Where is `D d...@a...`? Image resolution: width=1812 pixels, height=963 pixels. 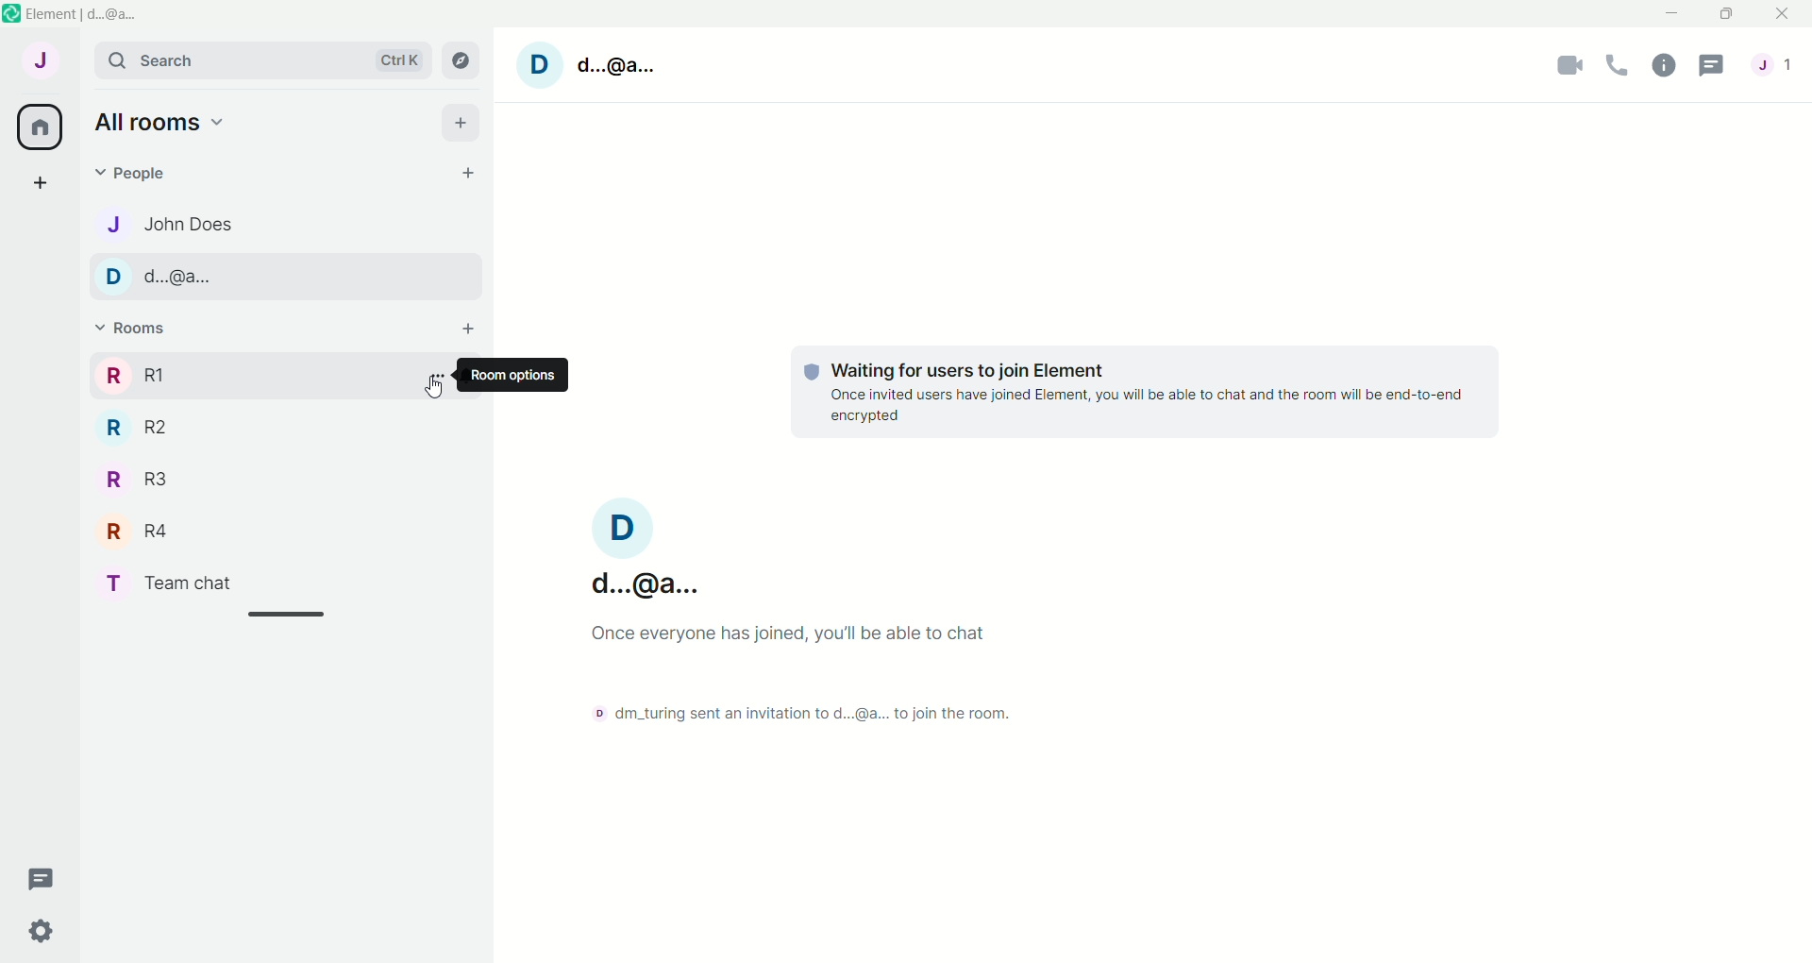 D d...@a... is located at coordinates (591, 64).